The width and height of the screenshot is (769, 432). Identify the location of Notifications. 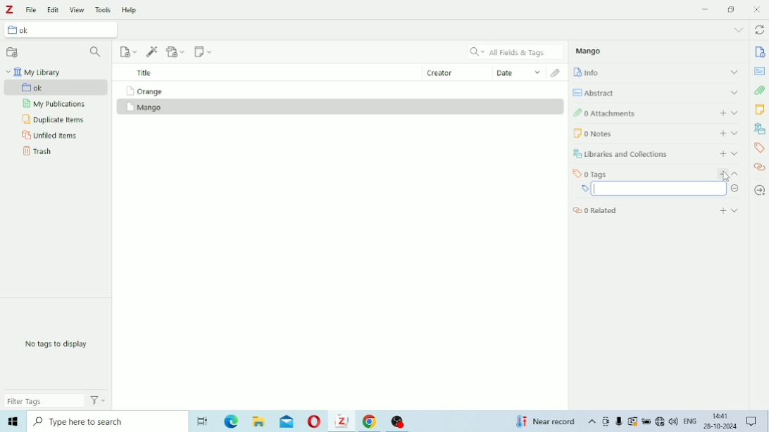
(753, 421).